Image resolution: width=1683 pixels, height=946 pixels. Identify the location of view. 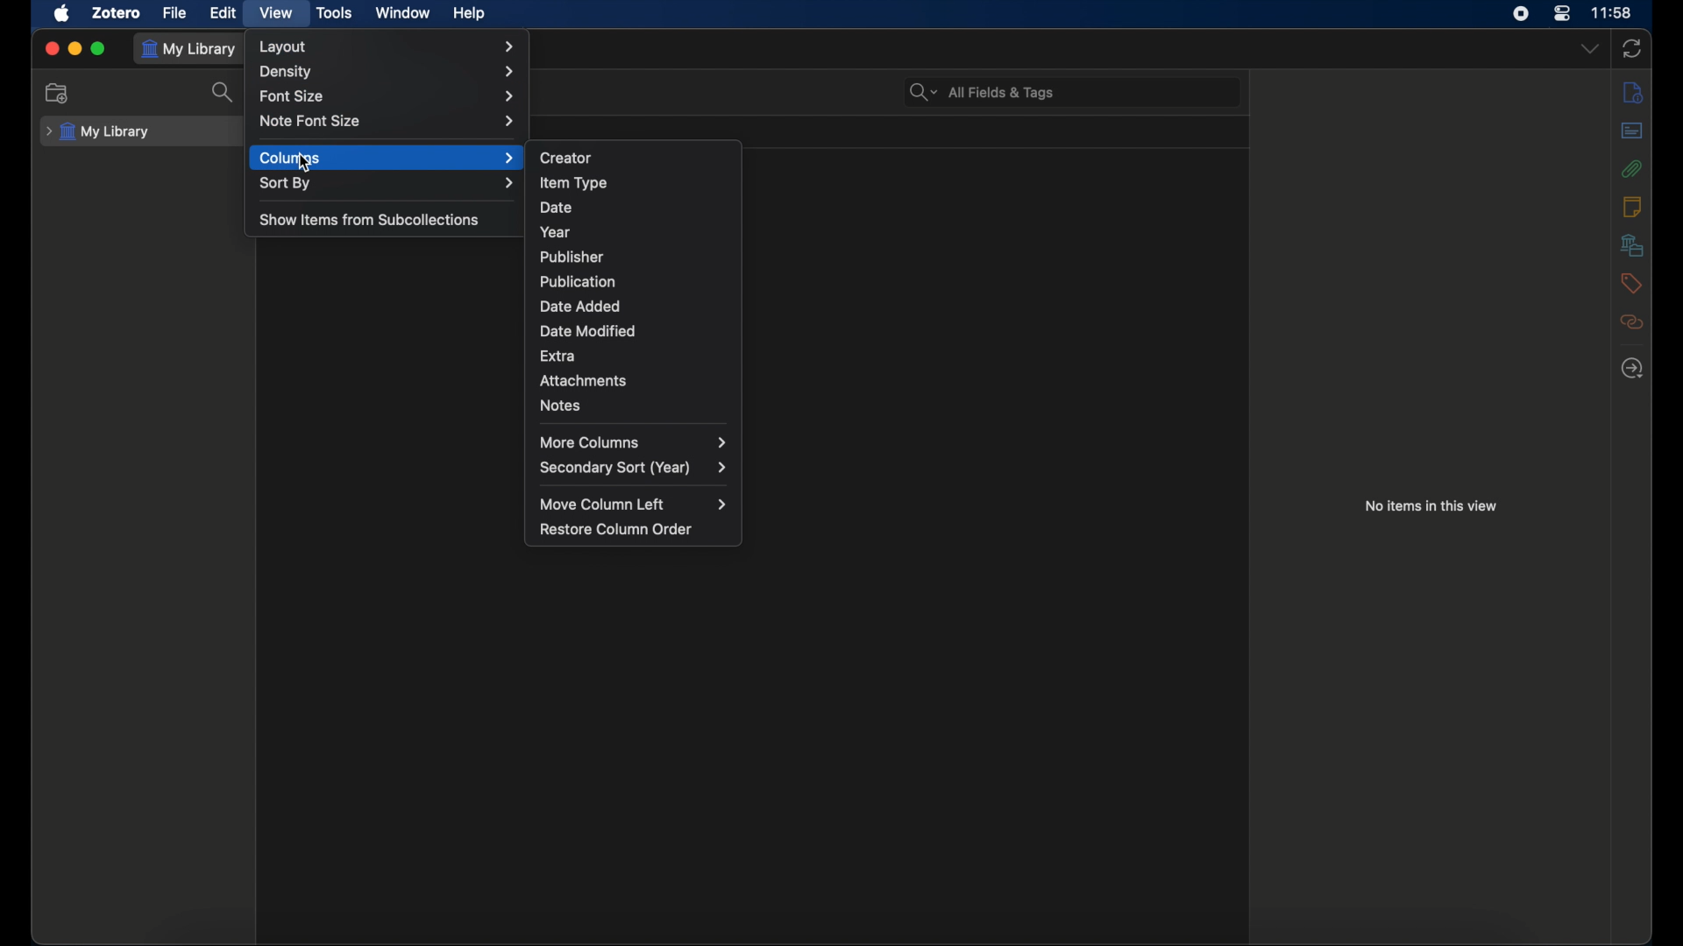
(278, 13).